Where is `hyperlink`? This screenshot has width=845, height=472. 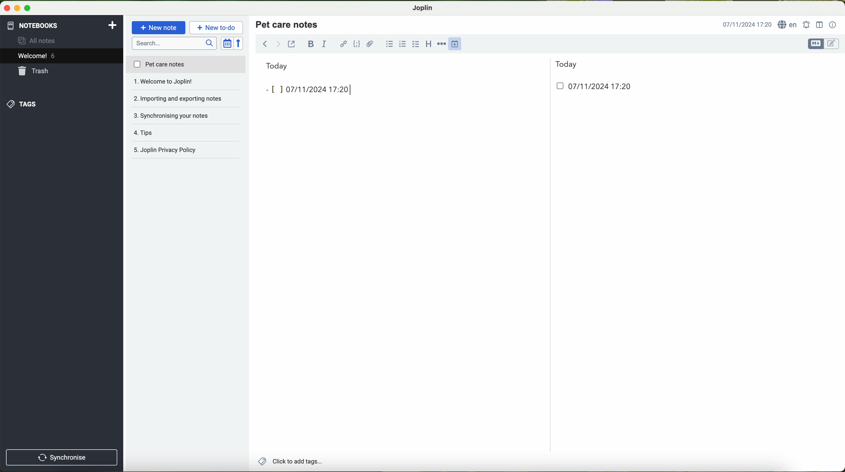 hyperlink is located at coordinates (344, 45).